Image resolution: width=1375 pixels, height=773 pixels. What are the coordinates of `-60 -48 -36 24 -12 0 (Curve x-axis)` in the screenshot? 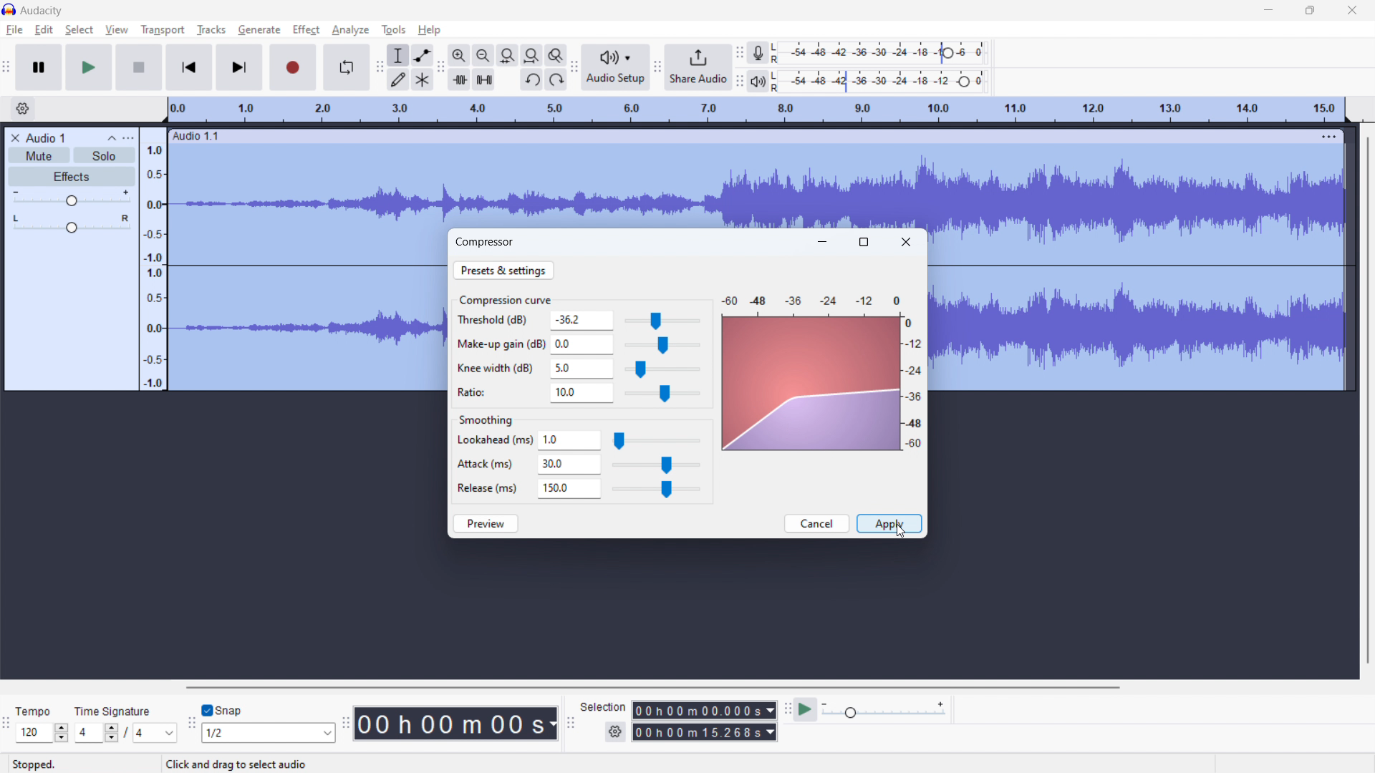 It's located at (806, 296).